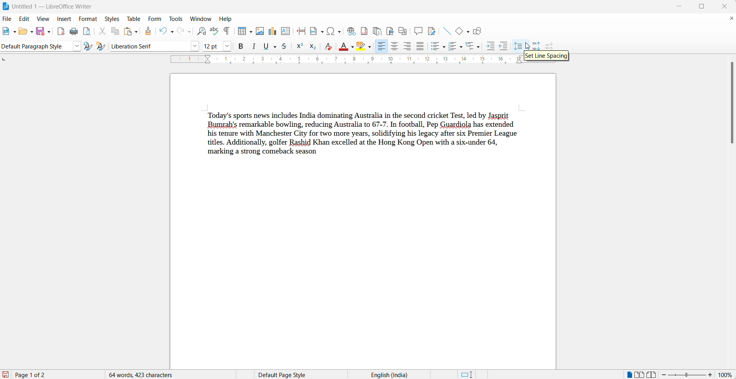 Image resolution: width=736 pixels, height=379 pixels. What do you see at coordinates (710, 374) in the screenshot?
I see `increase zoom` at bounding box center [710, 374].